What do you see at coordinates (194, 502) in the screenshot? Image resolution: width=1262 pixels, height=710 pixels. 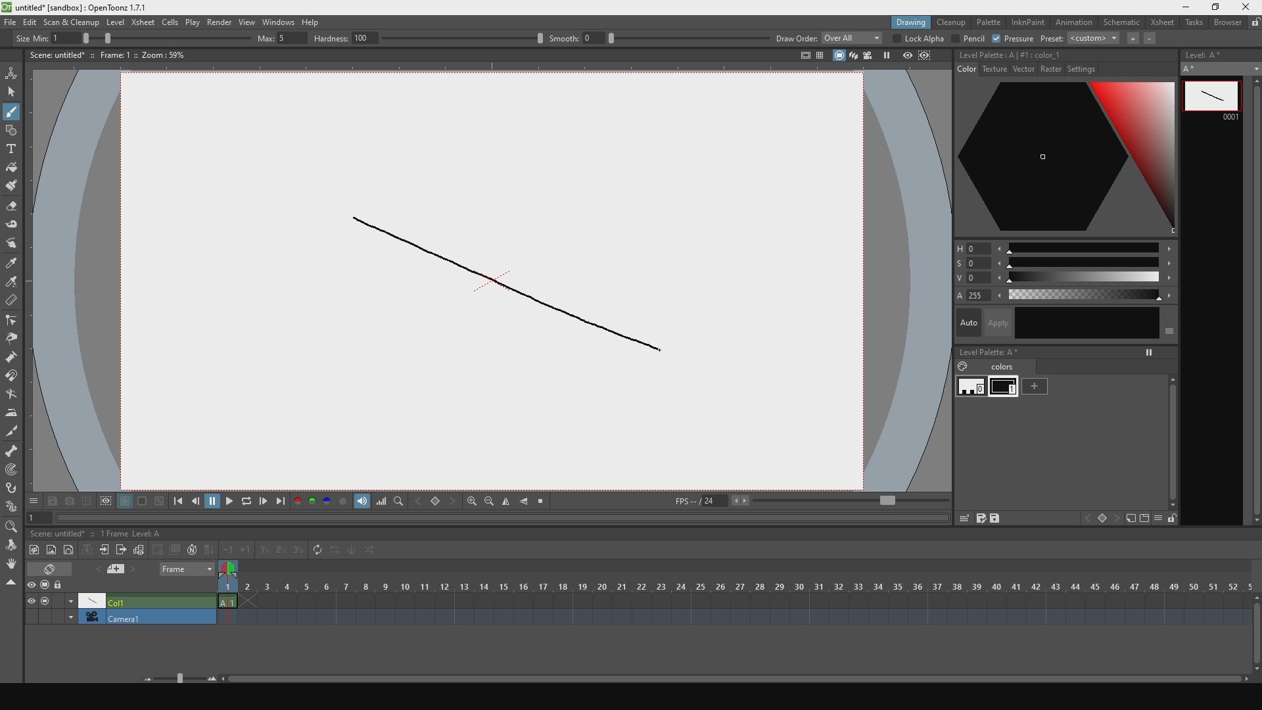 I see `go backwards` at bounding box center [194, 502].